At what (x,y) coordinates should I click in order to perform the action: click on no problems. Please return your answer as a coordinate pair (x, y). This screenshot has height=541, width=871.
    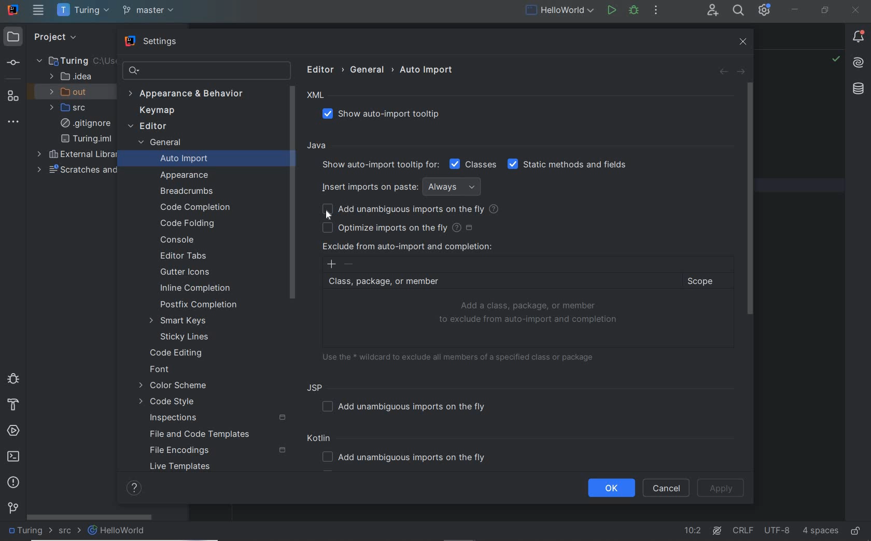
    Looking at the image, I should click on (835, 60).